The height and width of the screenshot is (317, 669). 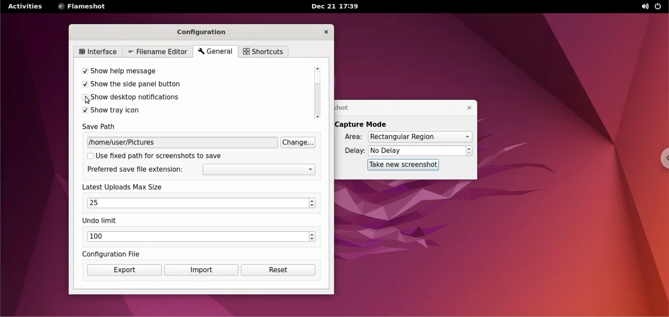 I want to click on Dec  21 17:39, so click(x=336, y=7).